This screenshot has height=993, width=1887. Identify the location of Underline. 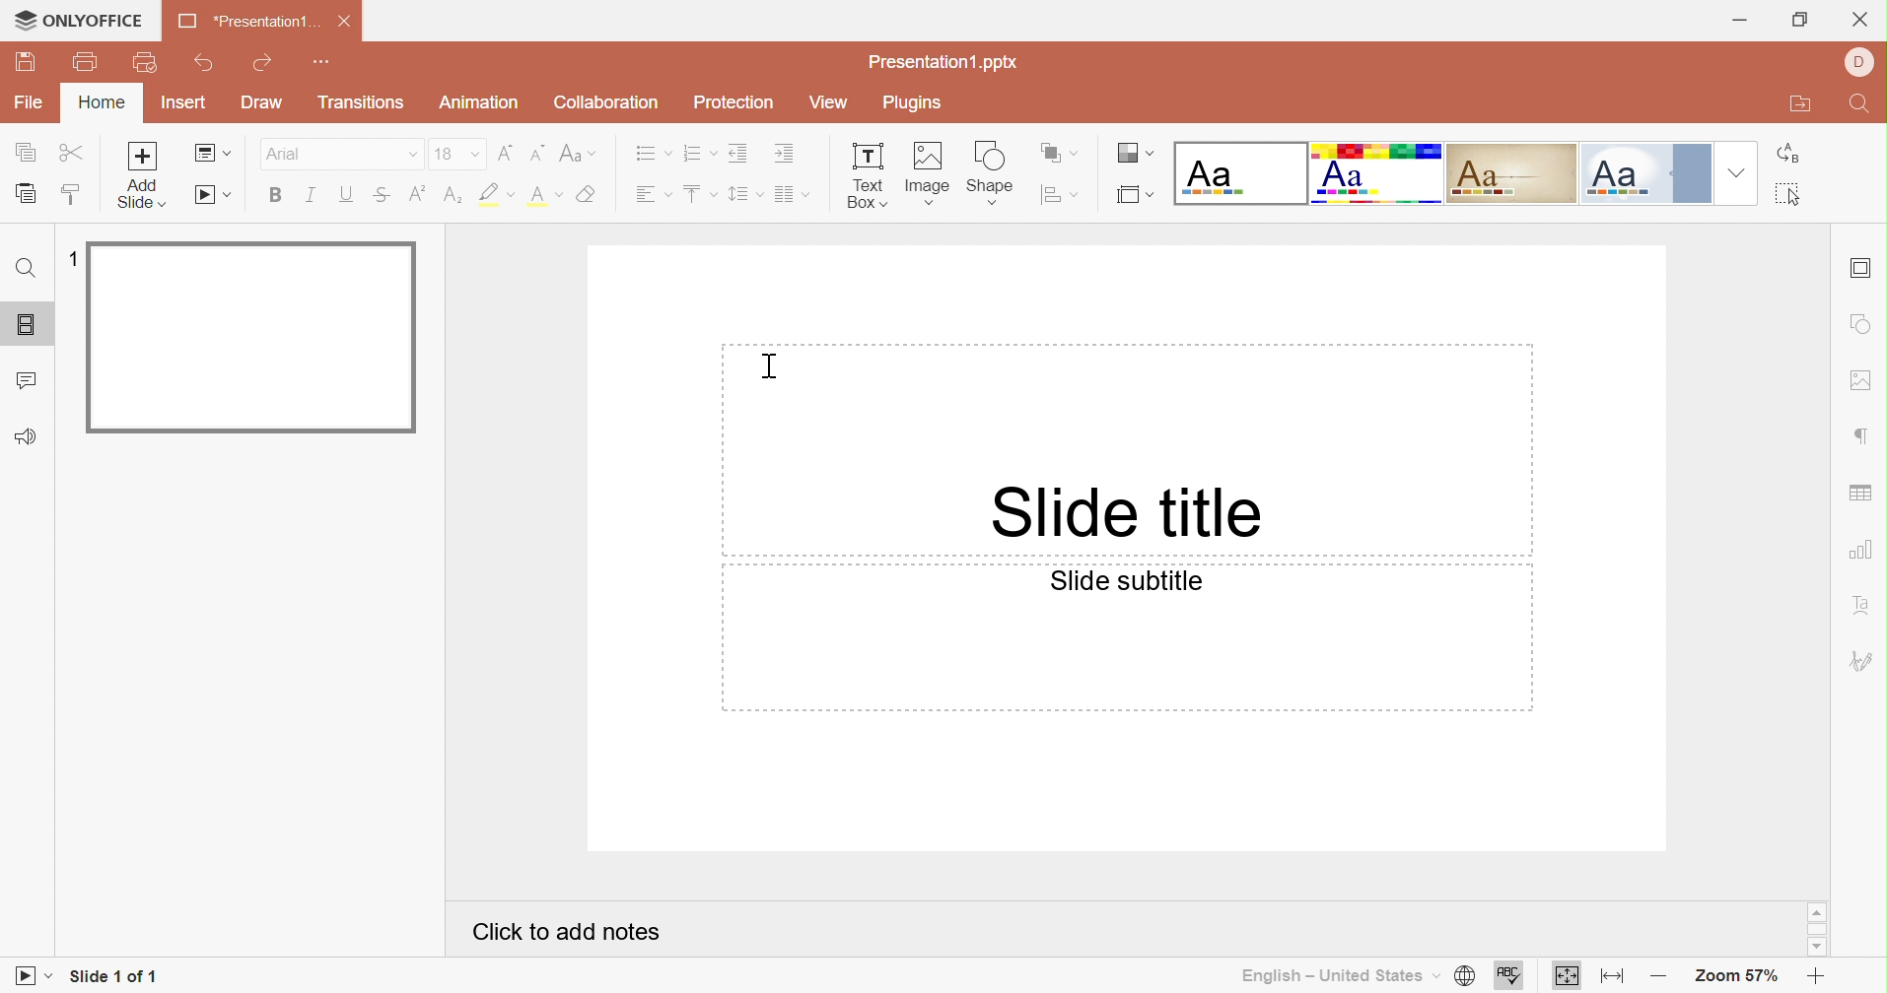
(347, 196).